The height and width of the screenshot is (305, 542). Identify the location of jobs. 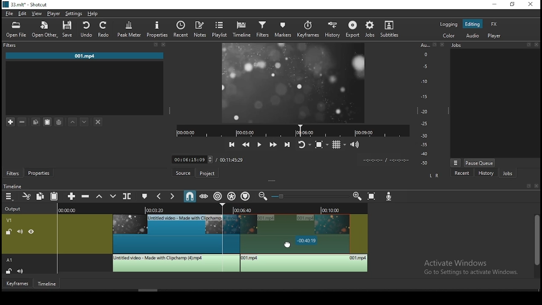
(494, 45).